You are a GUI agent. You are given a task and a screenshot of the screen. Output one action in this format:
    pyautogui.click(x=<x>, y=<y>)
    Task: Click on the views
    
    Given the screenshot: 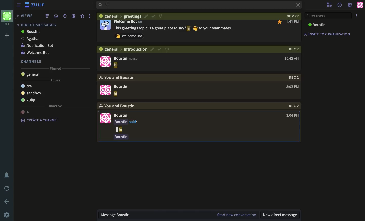 What is the action you would take?
    pyautogui.click(x=25, y=16)
    